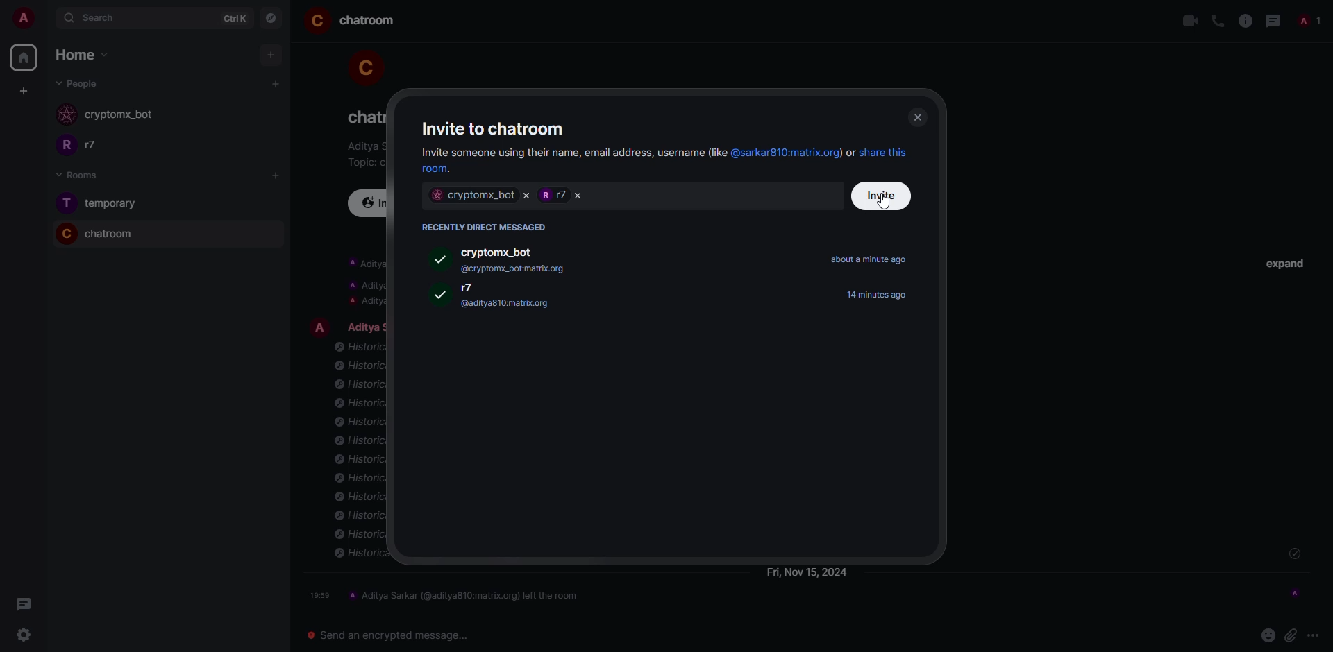  I want to click on add, so click(278, 175).